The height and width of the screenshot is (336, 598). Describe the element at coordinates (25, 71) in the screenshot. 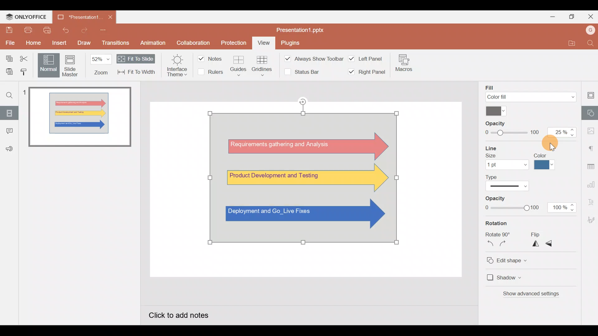

I see `Copy style` at that location.